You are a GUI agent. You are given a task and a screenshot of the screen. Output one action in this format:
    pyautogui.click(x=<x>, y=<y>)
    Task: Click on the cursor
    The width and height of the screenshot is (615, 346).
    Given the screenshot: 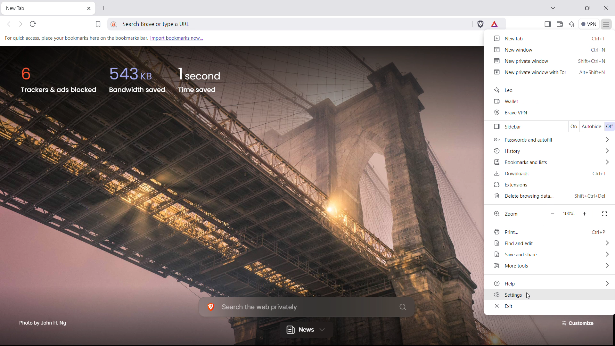 What is the action you would take?
    pyautogui.click(x=529, y=296)
    